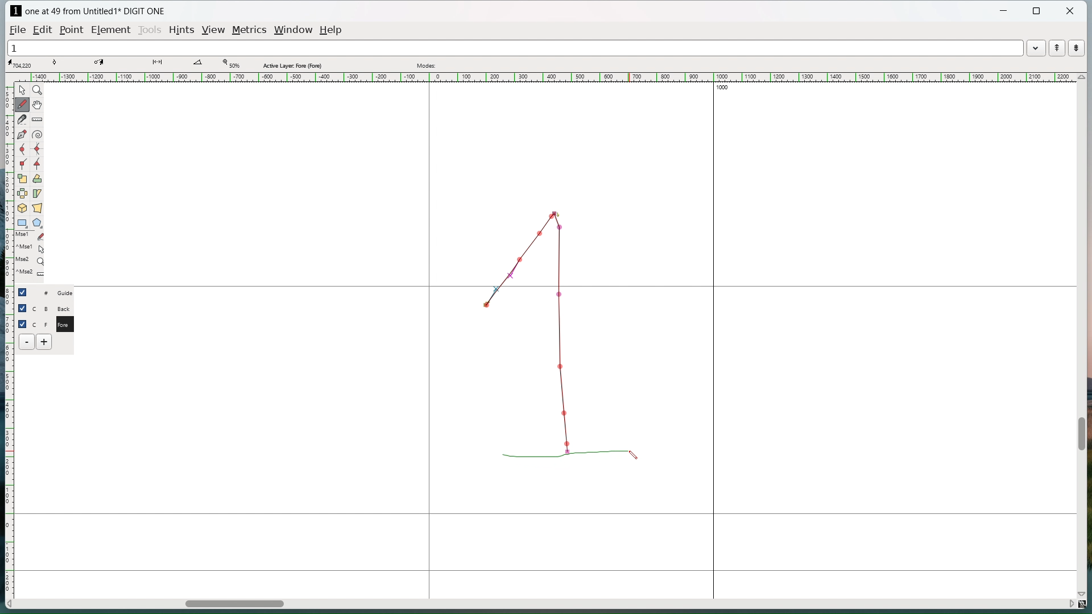 The height and width of the screenshot is (614, 1092). What do you see at coordinates (27, 342) in the screenshot?
I see `delete layer` at bounding box center [27, 342].